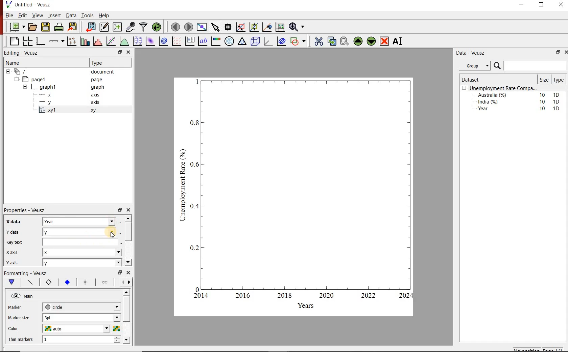 This screenshot has width=568, height=352. I want to click on minimise, so click(120, 209).